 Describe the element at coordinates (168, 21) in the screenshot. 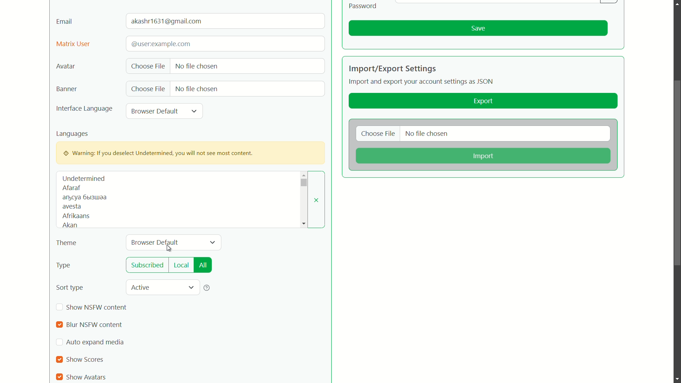

I see `user mail` at that location.